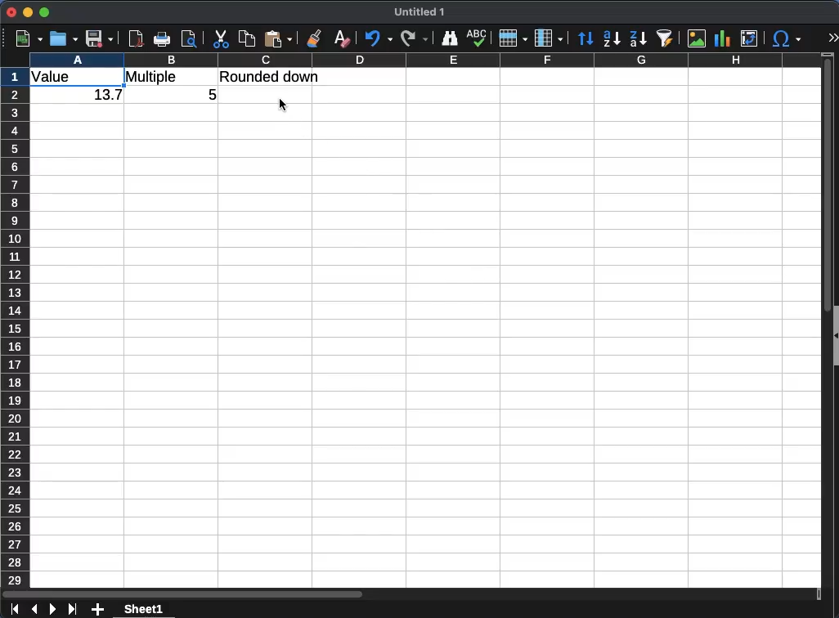 The height and width of the screenshot is (618, 839). What do you see at coordinates (29, 38) in the screenshot?
I see `new` at bounding box center [29, 38].